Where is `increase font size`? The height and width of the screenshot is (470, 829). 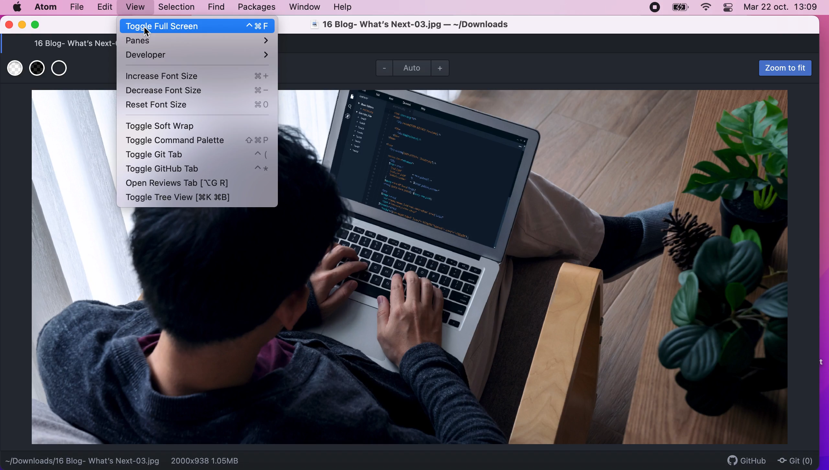 increase font size is located at coordinates (199, 77).